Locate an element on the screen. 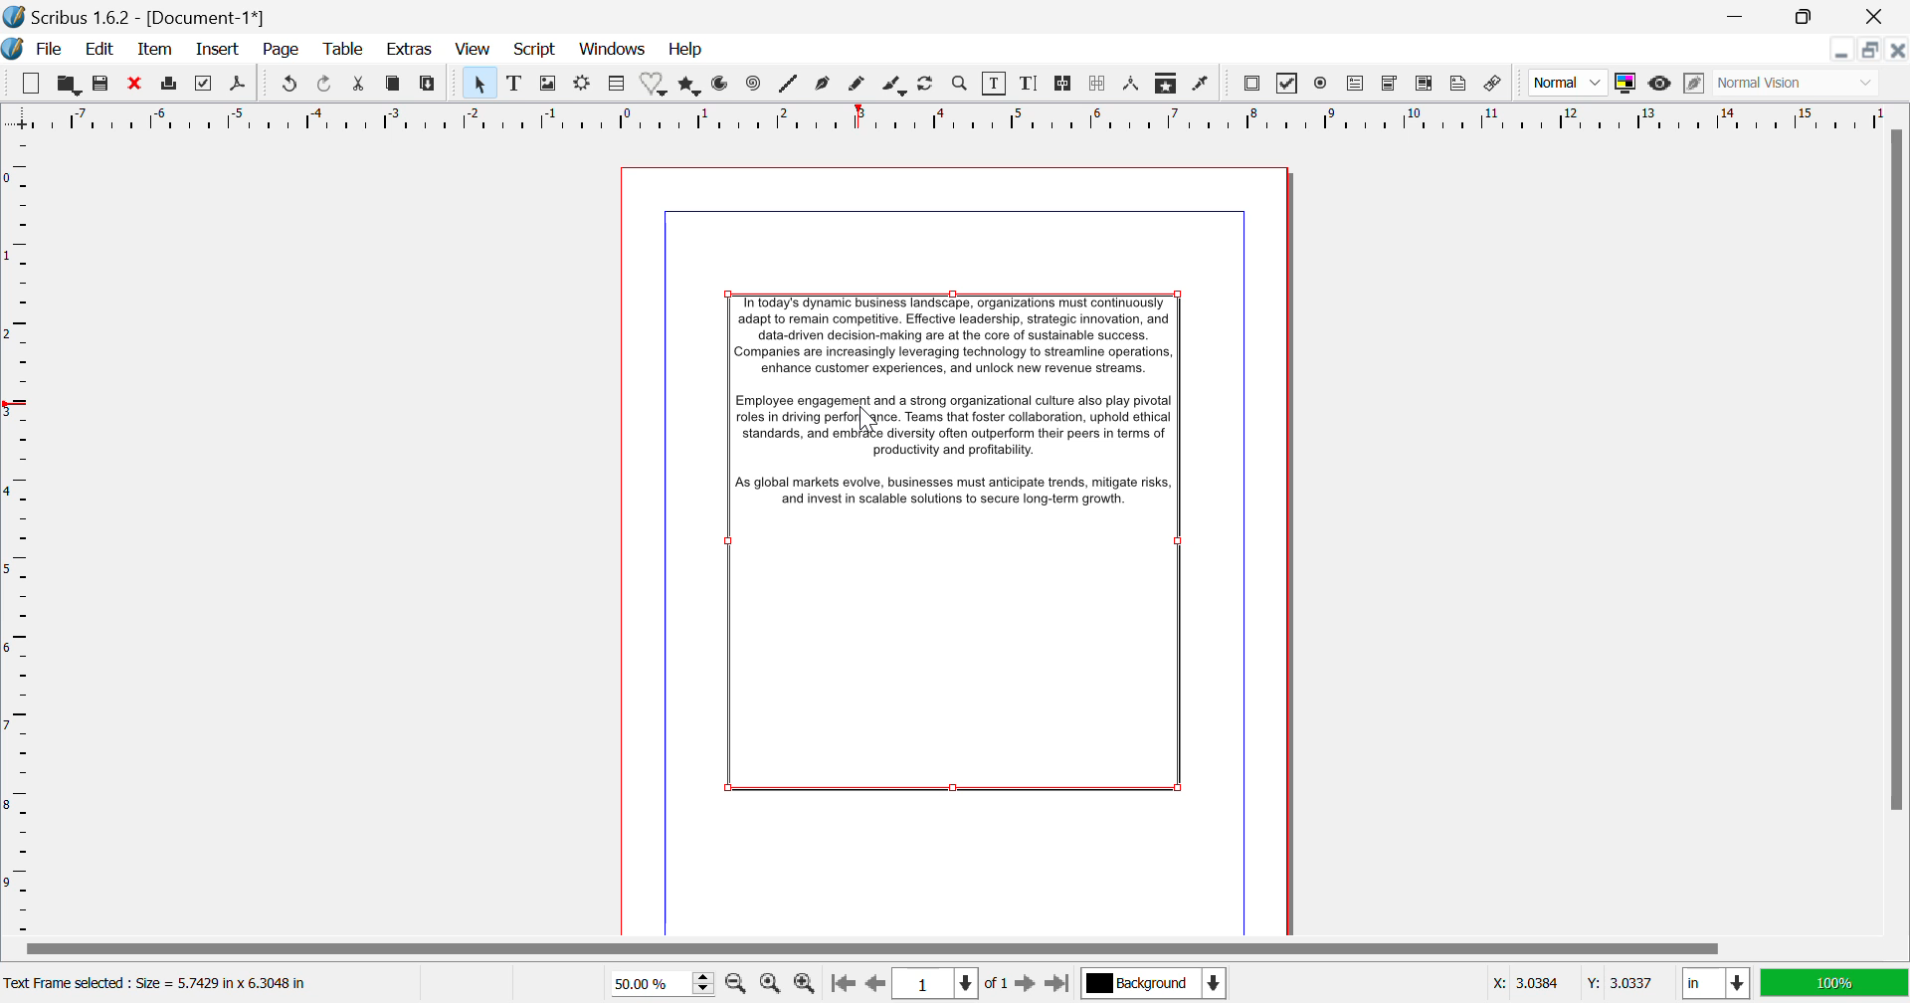 This screenshot has height=1003, width=1910. Zoom is located at coordinates (960, 86).